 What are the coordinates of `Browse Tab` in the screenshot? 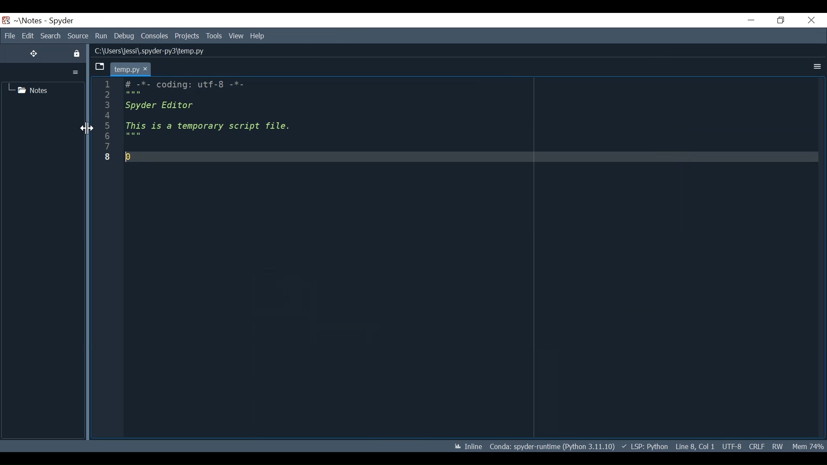 It's located at (99, 66).